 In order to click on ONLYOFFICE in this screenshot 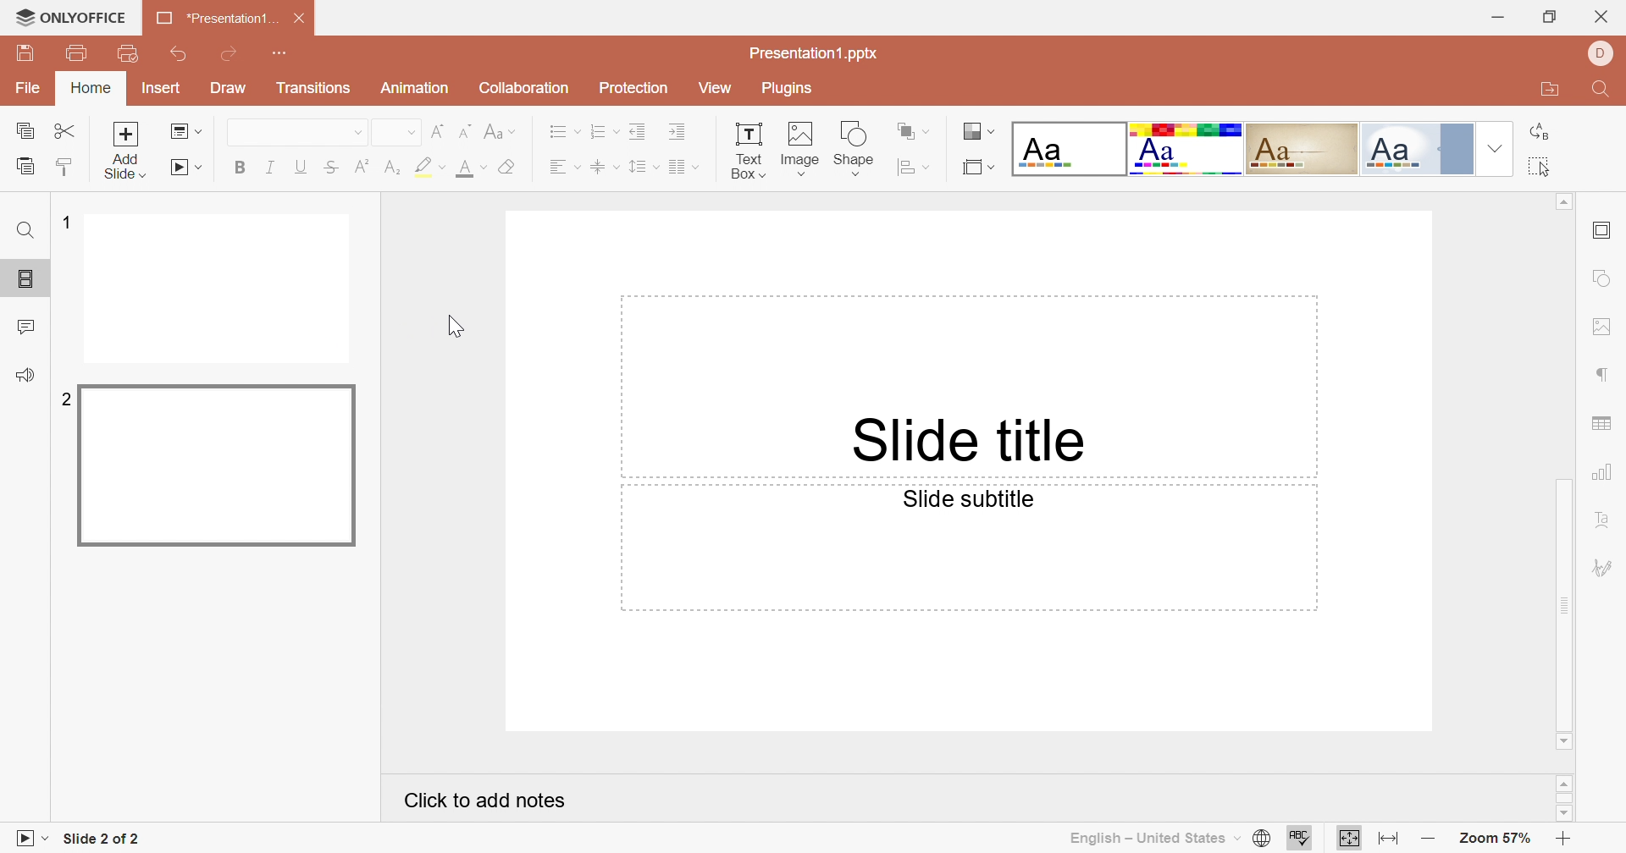, I will do `click(75, 19)`.